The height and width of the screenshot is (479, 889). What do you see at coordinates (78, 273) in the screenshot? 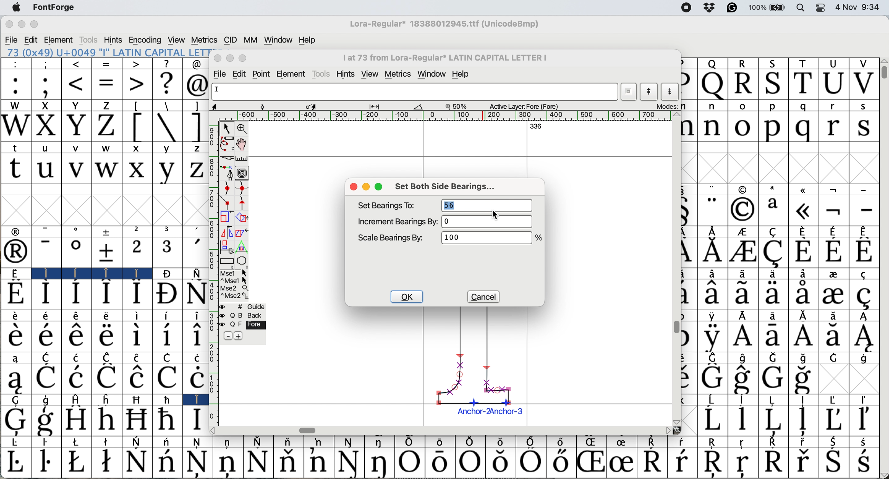
I see `Symbol` at bounding box center [78, 273].